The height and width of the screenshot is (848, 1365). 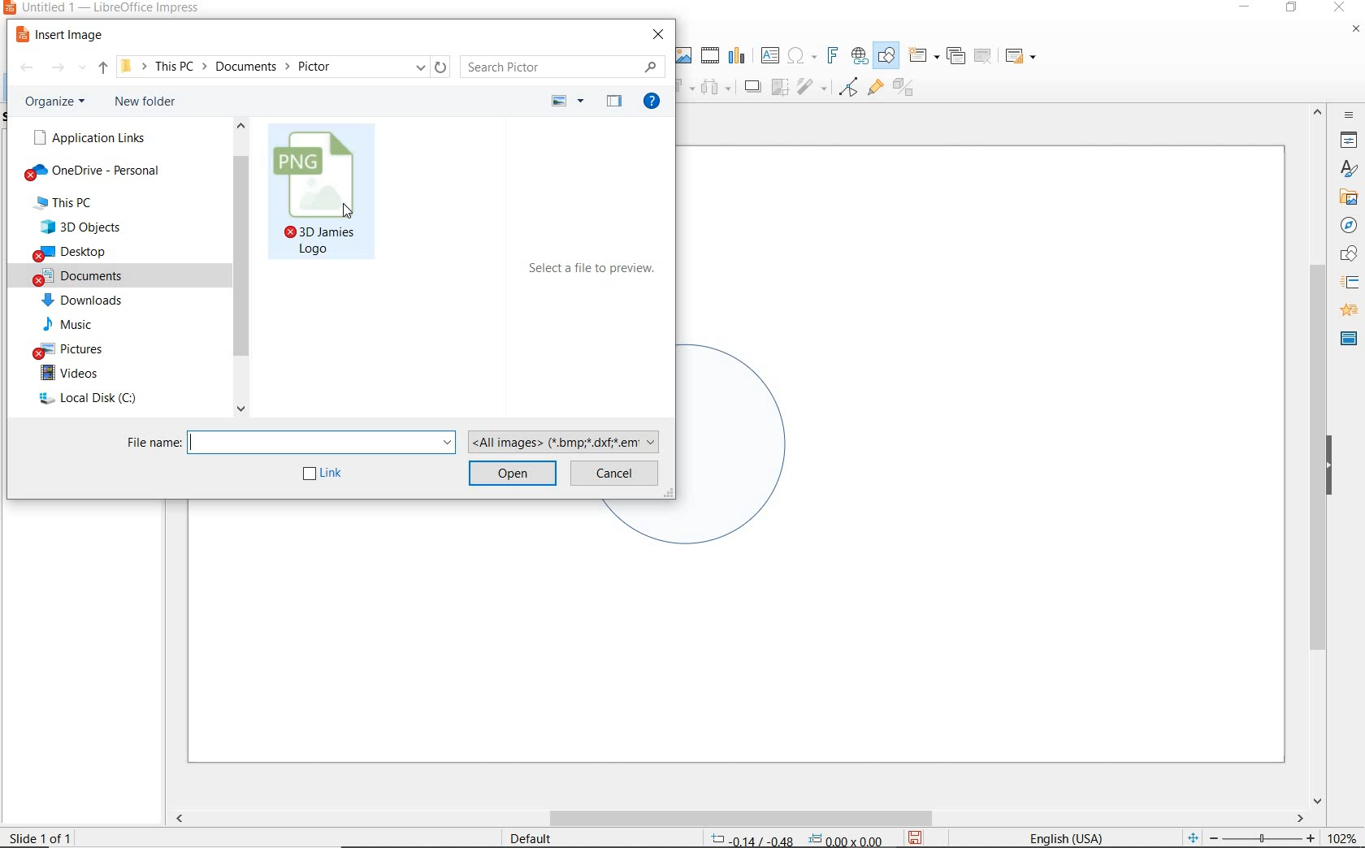 I want to click on default, so click(x=520, y=837).